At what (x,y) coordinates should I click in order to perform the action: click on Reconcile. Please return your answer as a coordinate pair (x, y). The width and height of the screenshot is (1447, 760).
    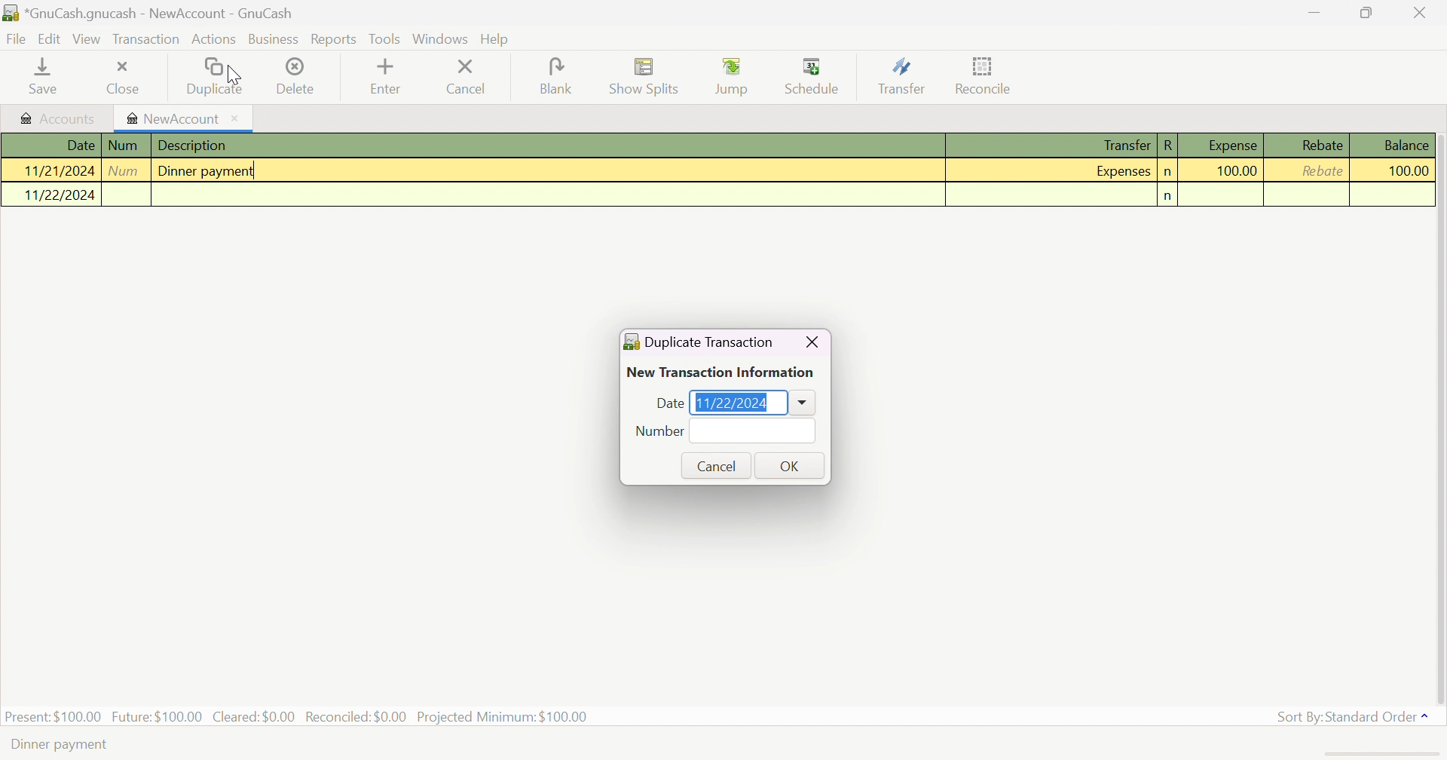
    Looking at the image, I should click on (985, 73).